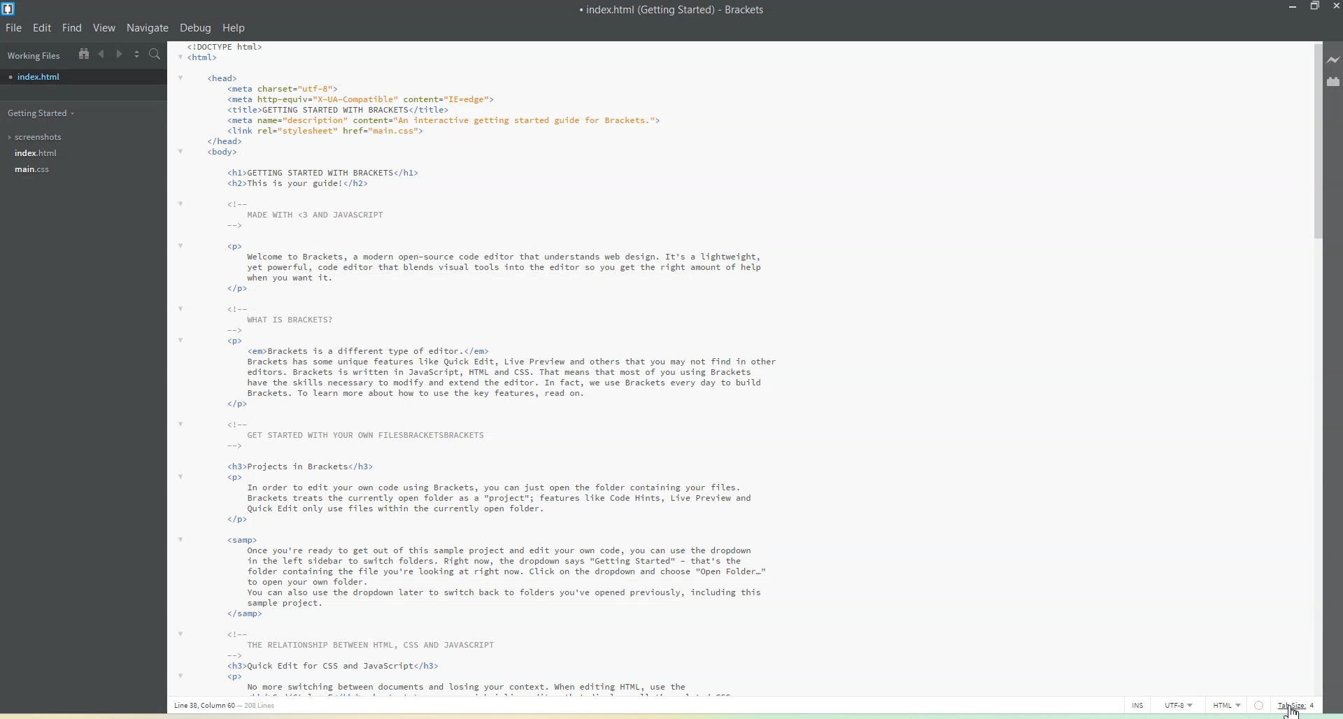  What do you see at coordinates (1225, 704) in the screenshot?
I see `HTML` at bounding box center [1225, 704].